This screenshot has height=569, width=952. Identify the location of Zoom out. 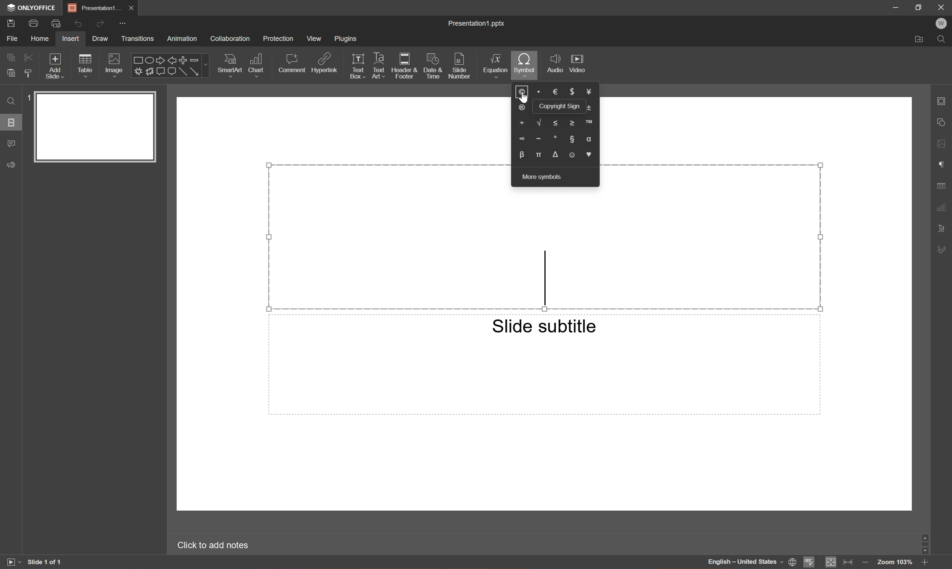
(865, 564).